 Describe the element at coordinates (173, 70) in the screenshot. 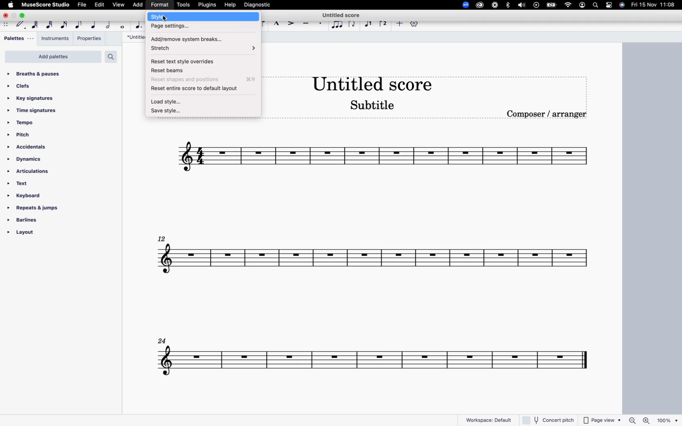

I see `reset beams` at that location.